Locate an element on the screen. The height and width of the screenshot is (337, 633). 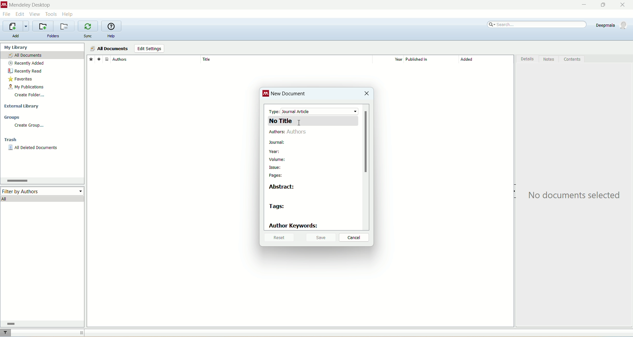
remove current folder is located at coordinates (65, 26).